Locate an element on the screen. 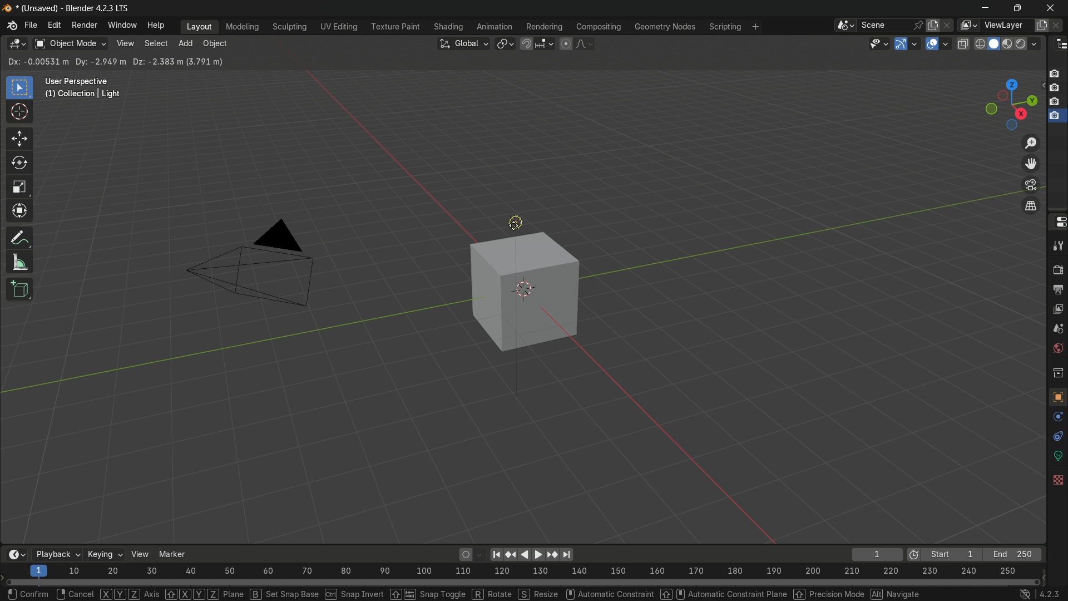  scale is located at coordinates (19, 187).